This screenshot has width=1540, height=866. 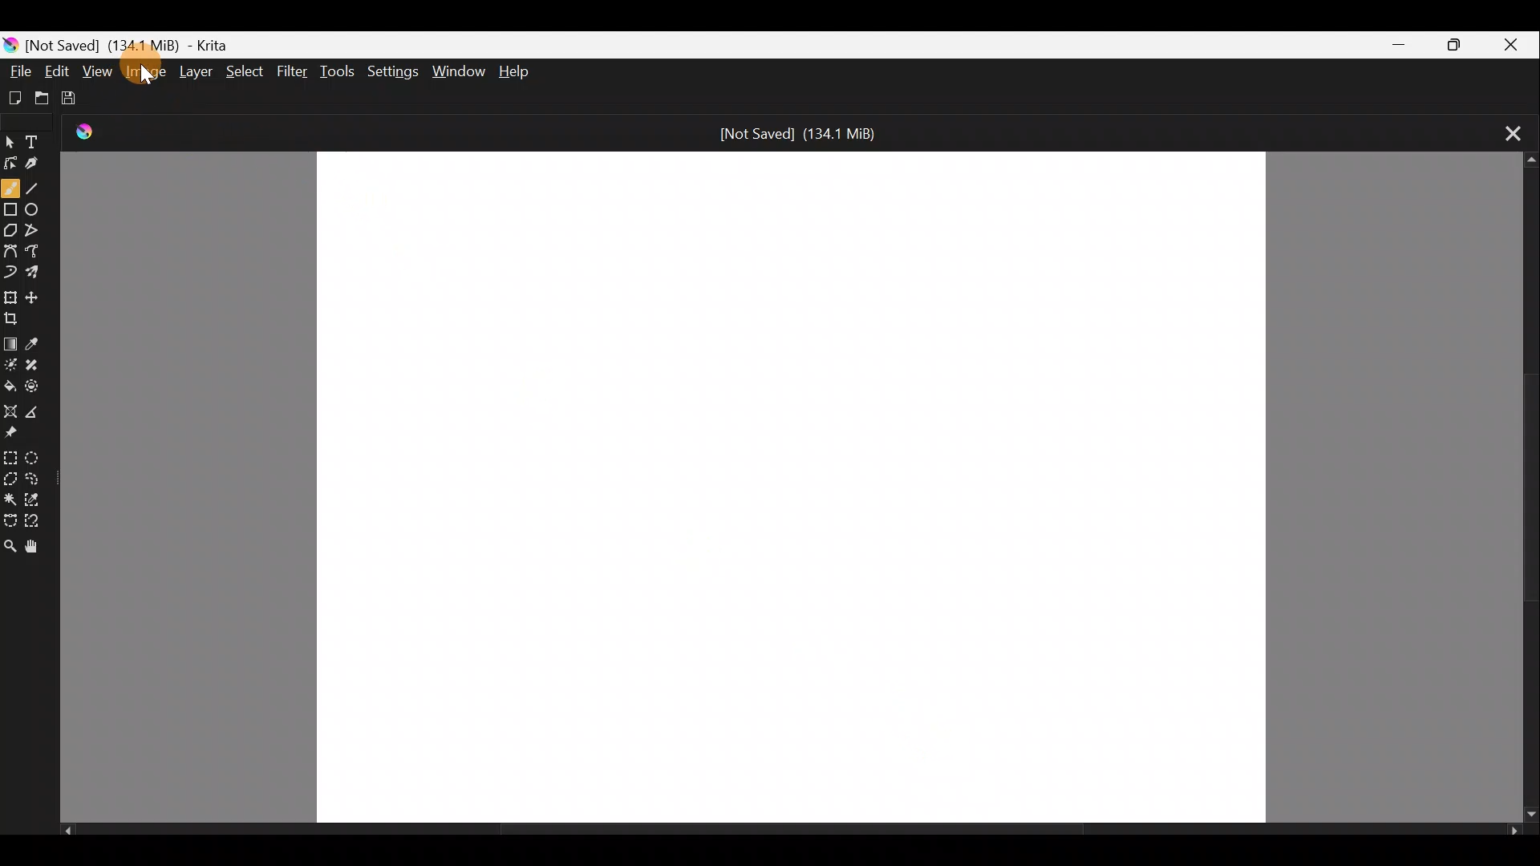 What do you see at coordinates (49, 98) in the screenshot?
I see `Open an existing document` at bounding box center [49, 98].